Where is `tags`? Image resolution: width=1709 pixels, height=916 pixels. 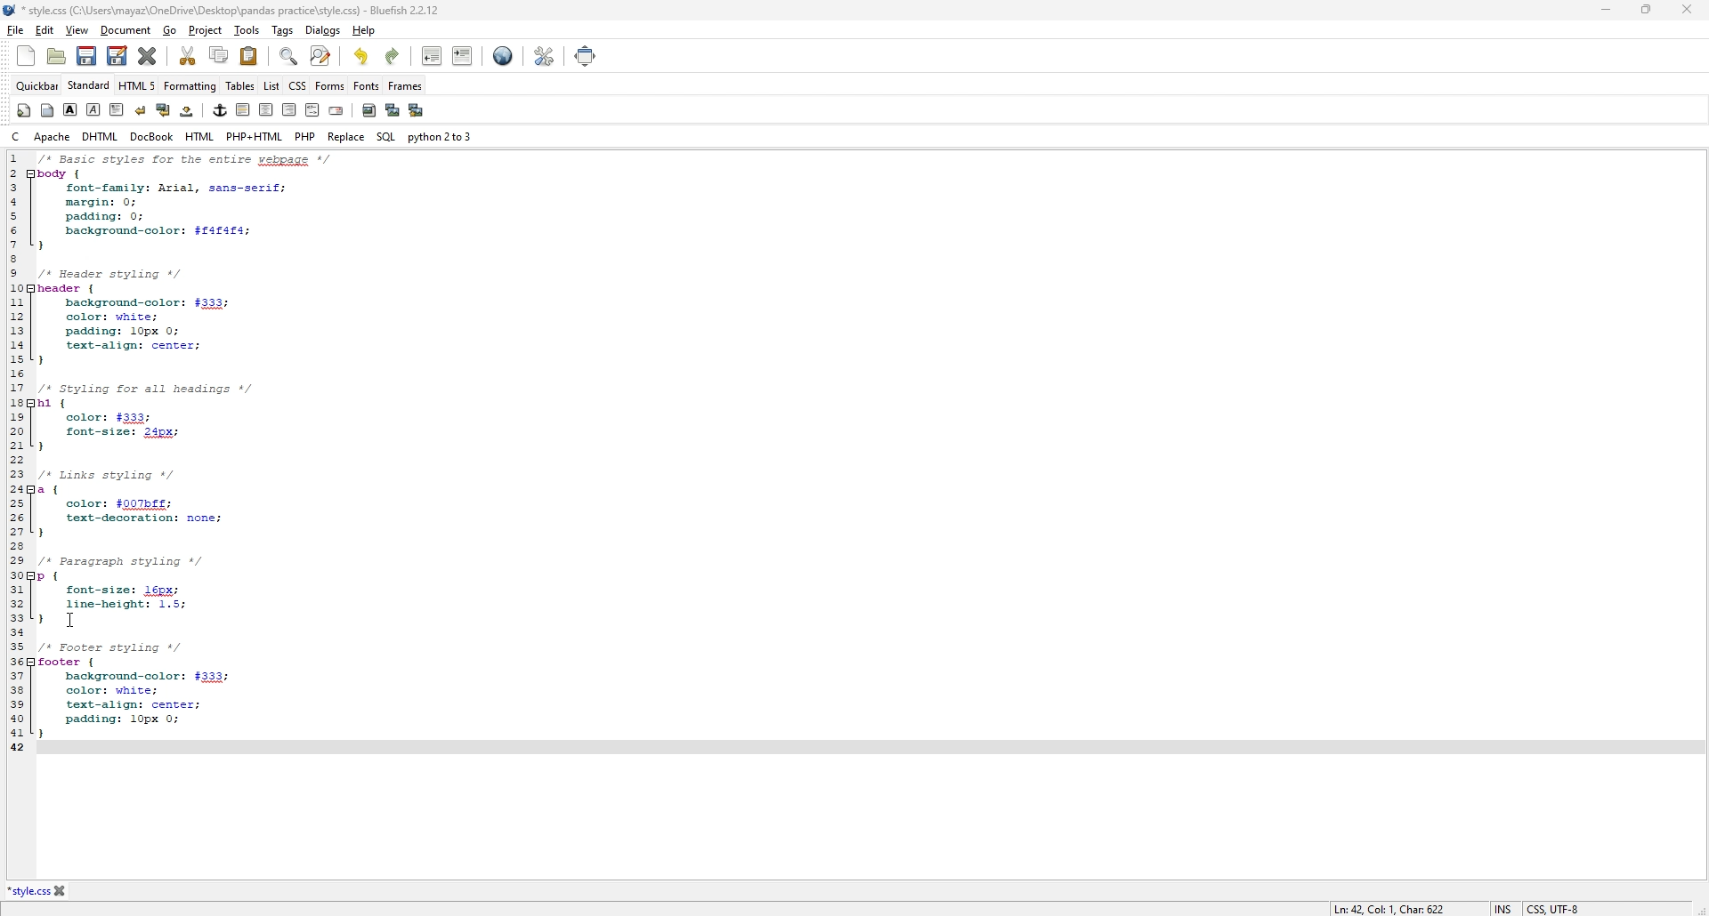 tags is located at coordinates (280, 29).